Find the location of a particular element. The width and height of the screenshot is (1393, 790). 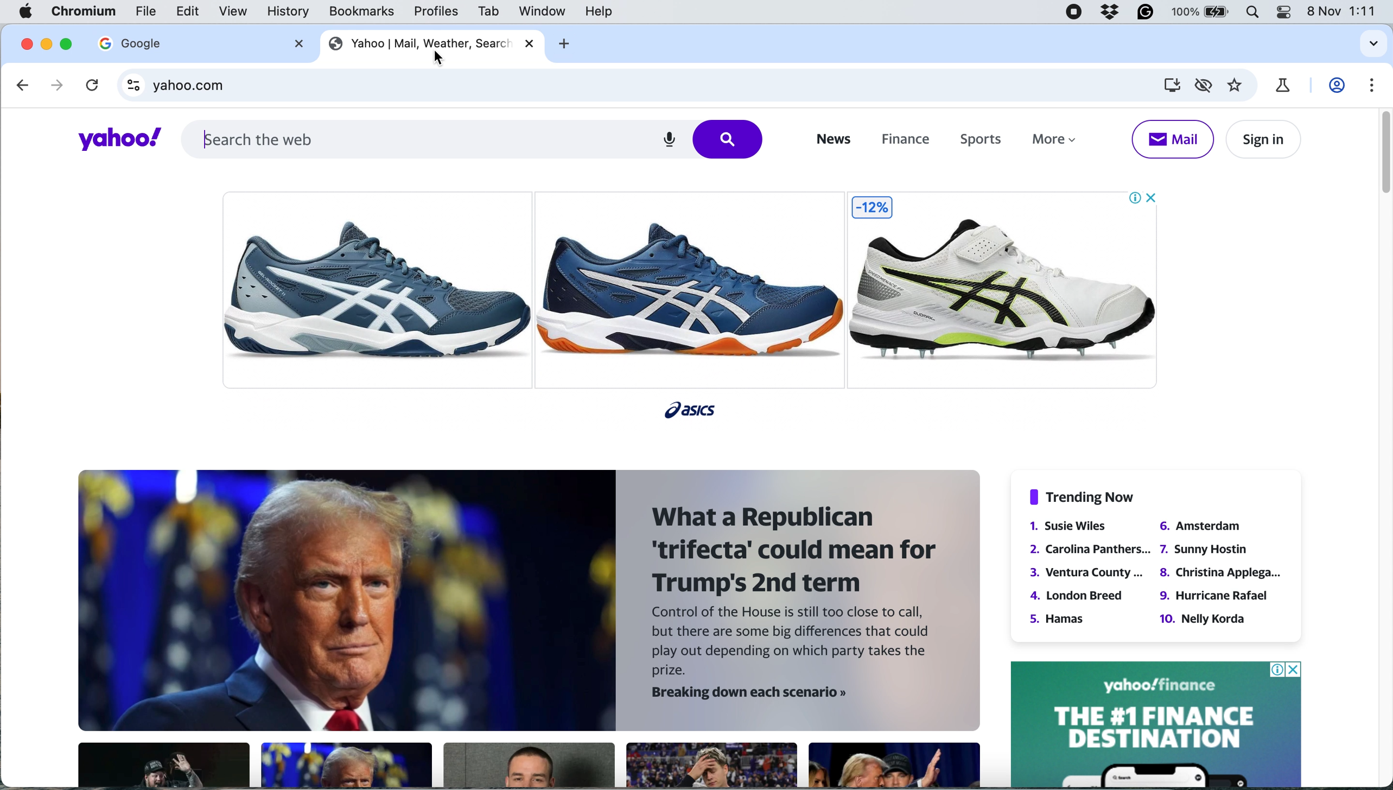

settings is located at coordinates (1372, 85).